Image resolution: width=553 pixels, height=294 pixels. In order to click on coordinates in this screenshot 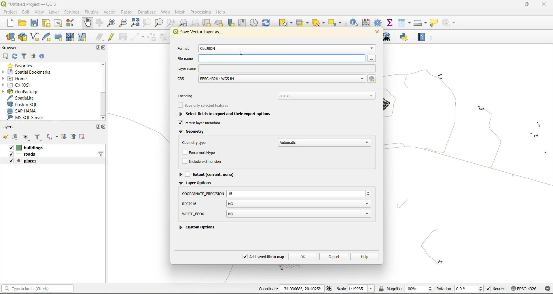, I will do `click(291, 289)`.